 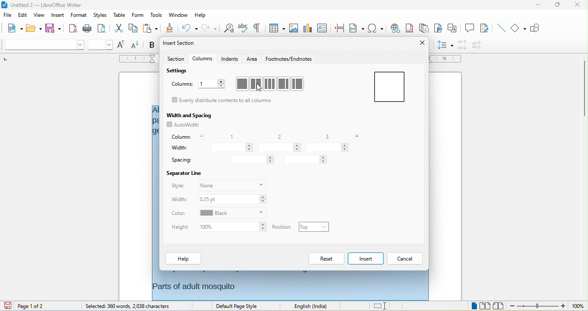 I want to click on insert section, so click(x=181, y=43).